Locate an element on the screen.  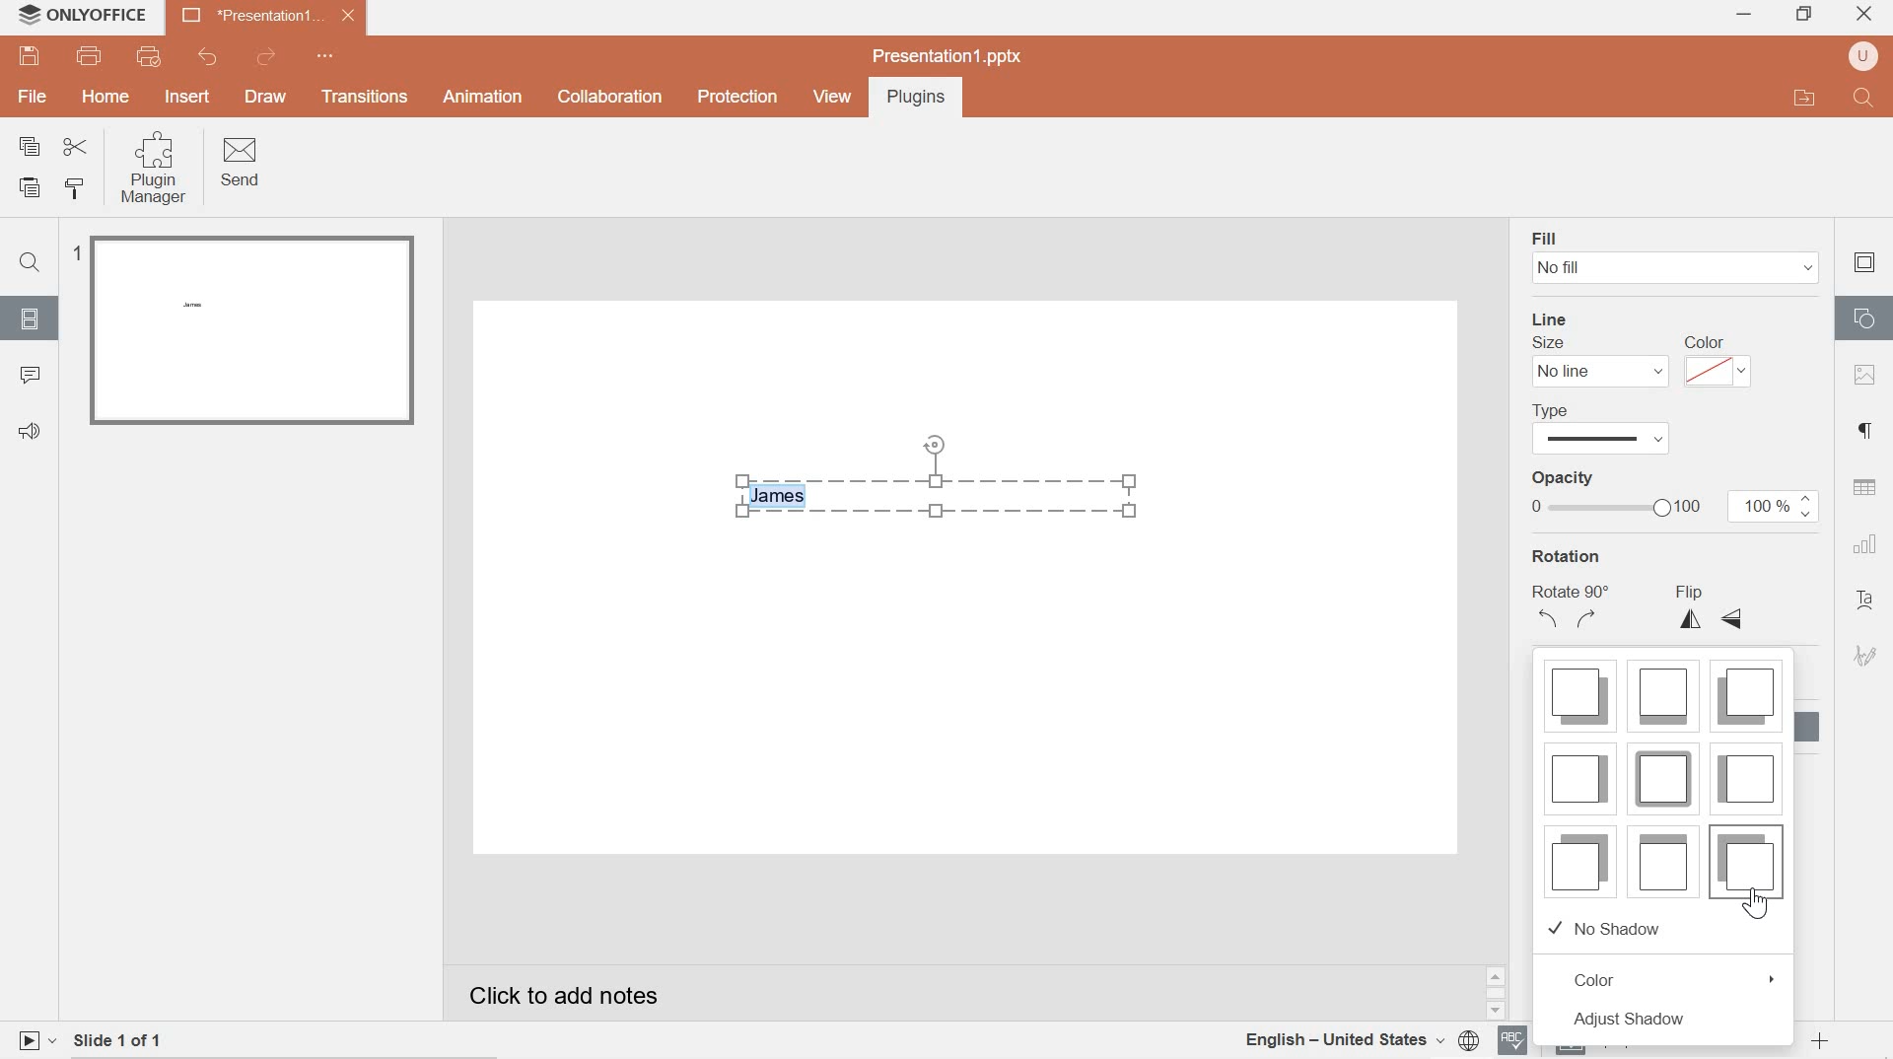
signature is located at coordinates (1866, 656).